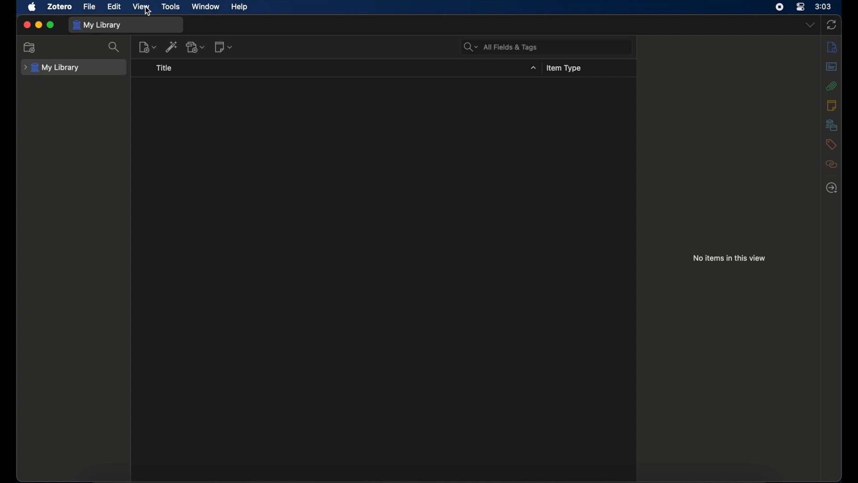  What do you see at coordinates (730, 258) in the screenshot?
I see `no items in this view` at bounding box center [730, 258].